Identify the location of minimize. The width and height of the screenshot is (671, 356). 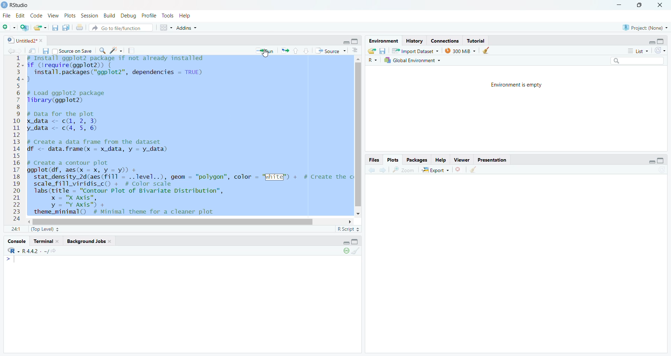
(620, 6).